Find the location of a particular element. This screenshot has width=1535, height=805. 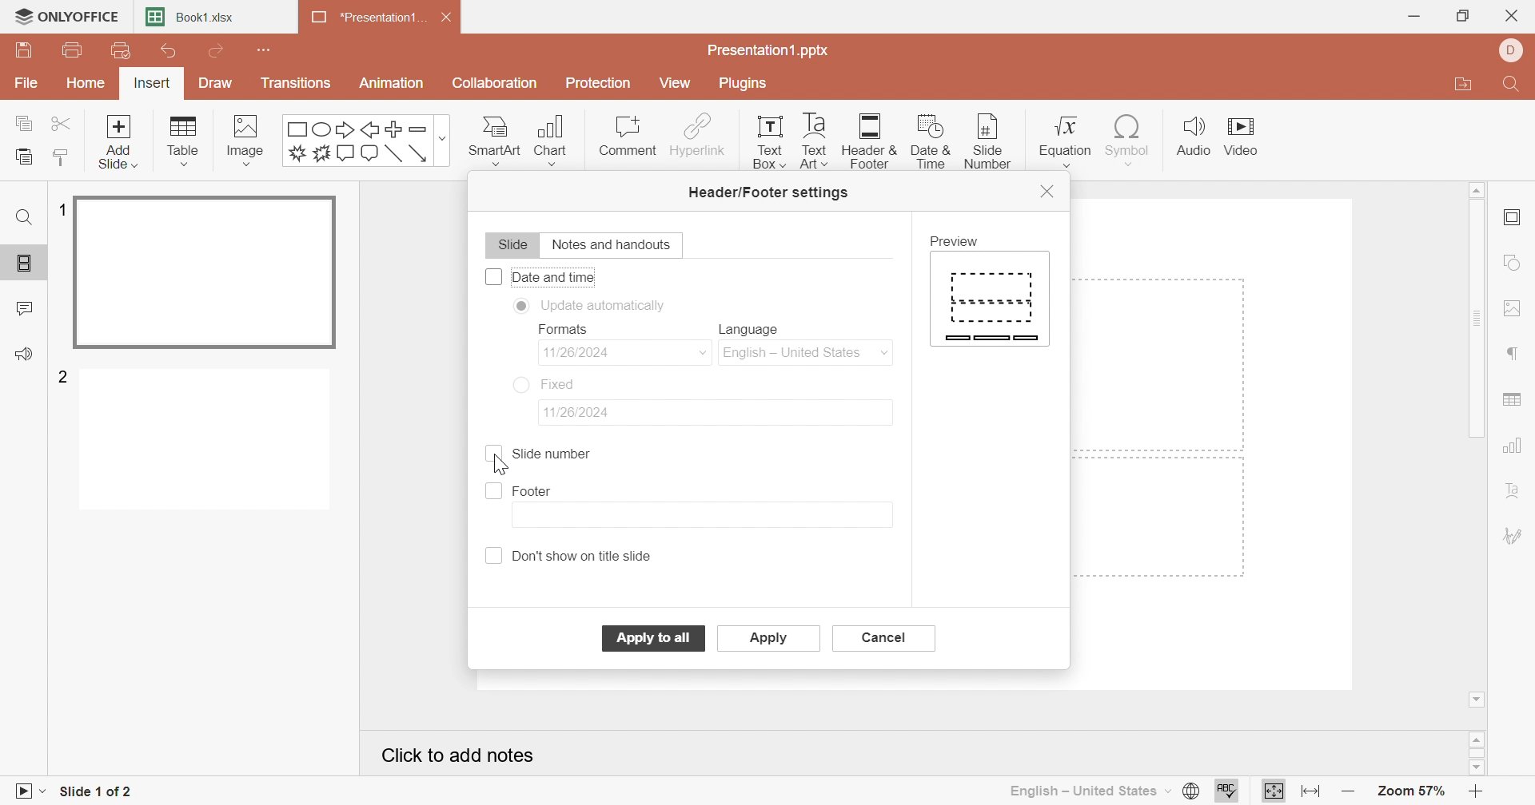

Check spelling is located at coordinates (1226, 793).